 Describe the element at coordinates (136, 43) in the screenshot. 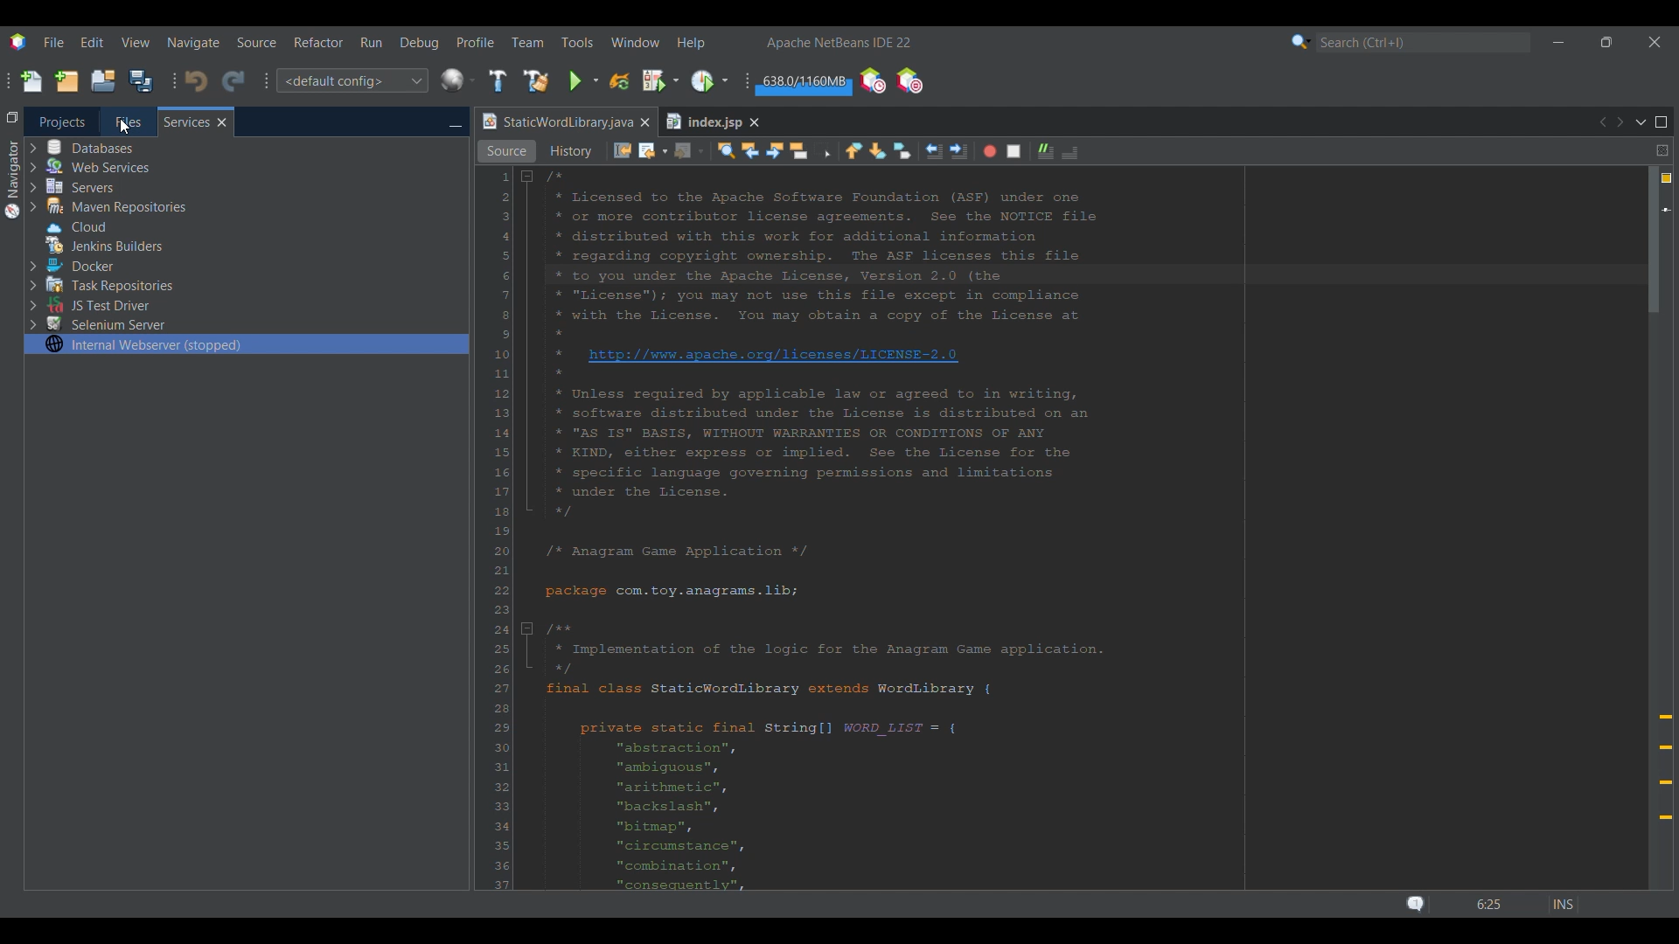

I see `View menu` at that location.